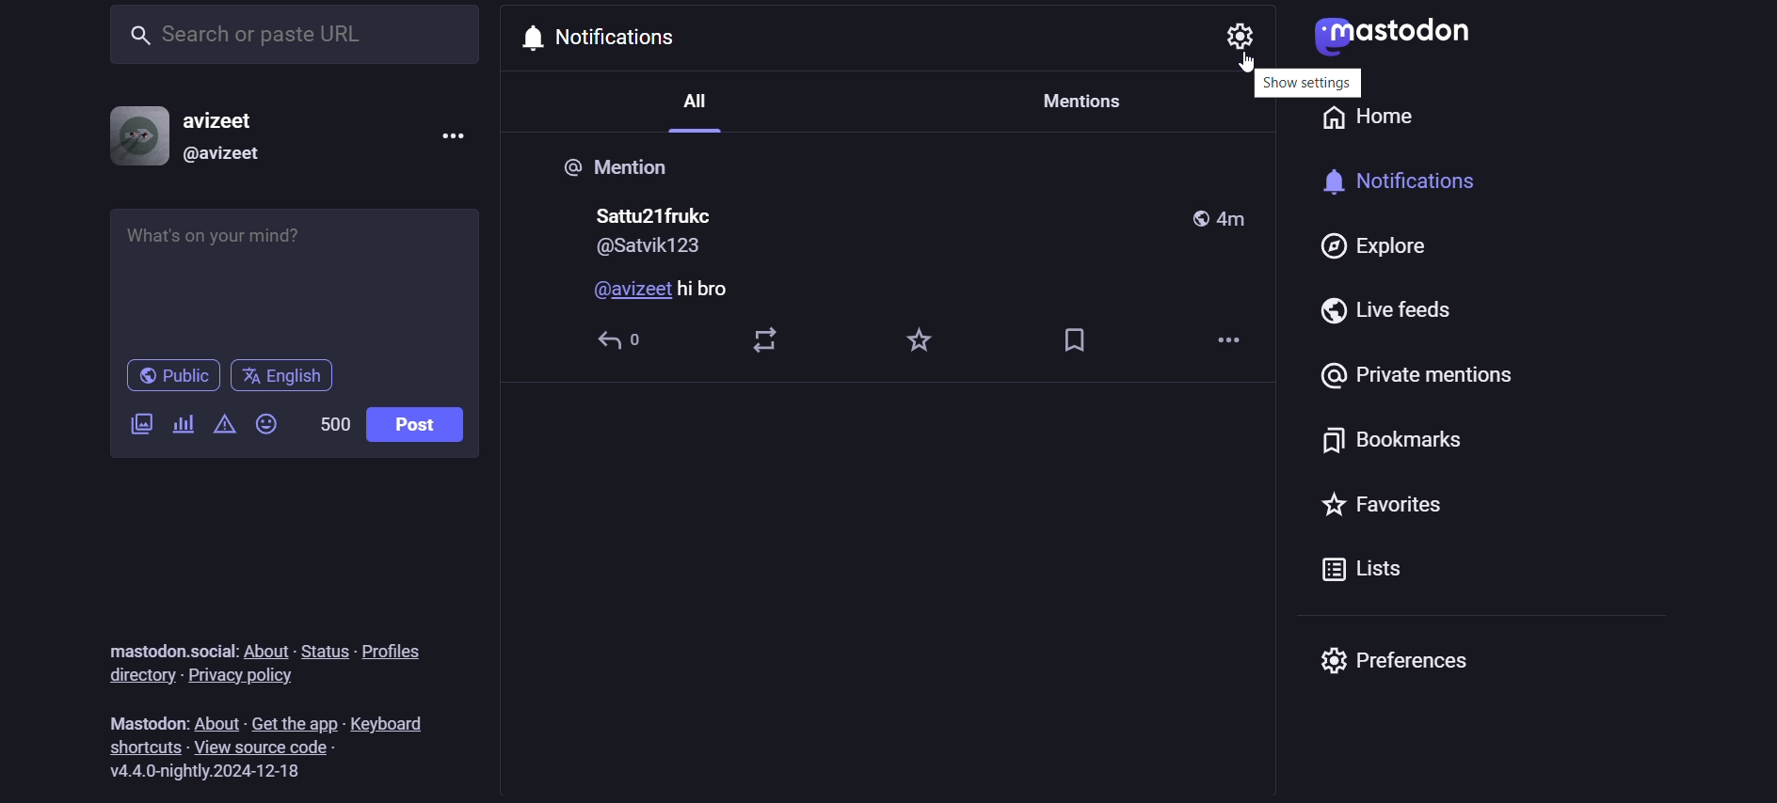 The height and width of the screenshot is (803, 1777). I want to click on 4m, so click(1240, 219).